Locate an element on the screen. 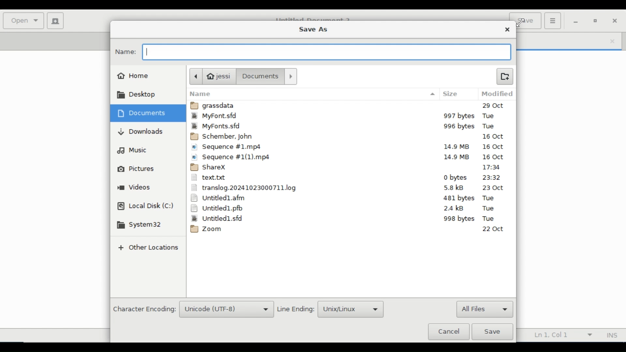  Modified is located at coordinates (496, 94).